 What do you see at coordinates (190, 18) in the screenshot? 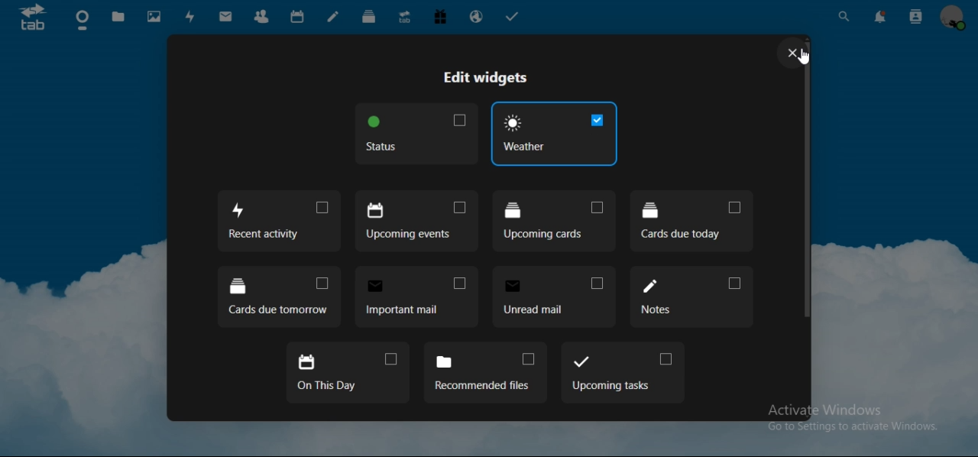
I see `activity` at bounding box center [190, 18].